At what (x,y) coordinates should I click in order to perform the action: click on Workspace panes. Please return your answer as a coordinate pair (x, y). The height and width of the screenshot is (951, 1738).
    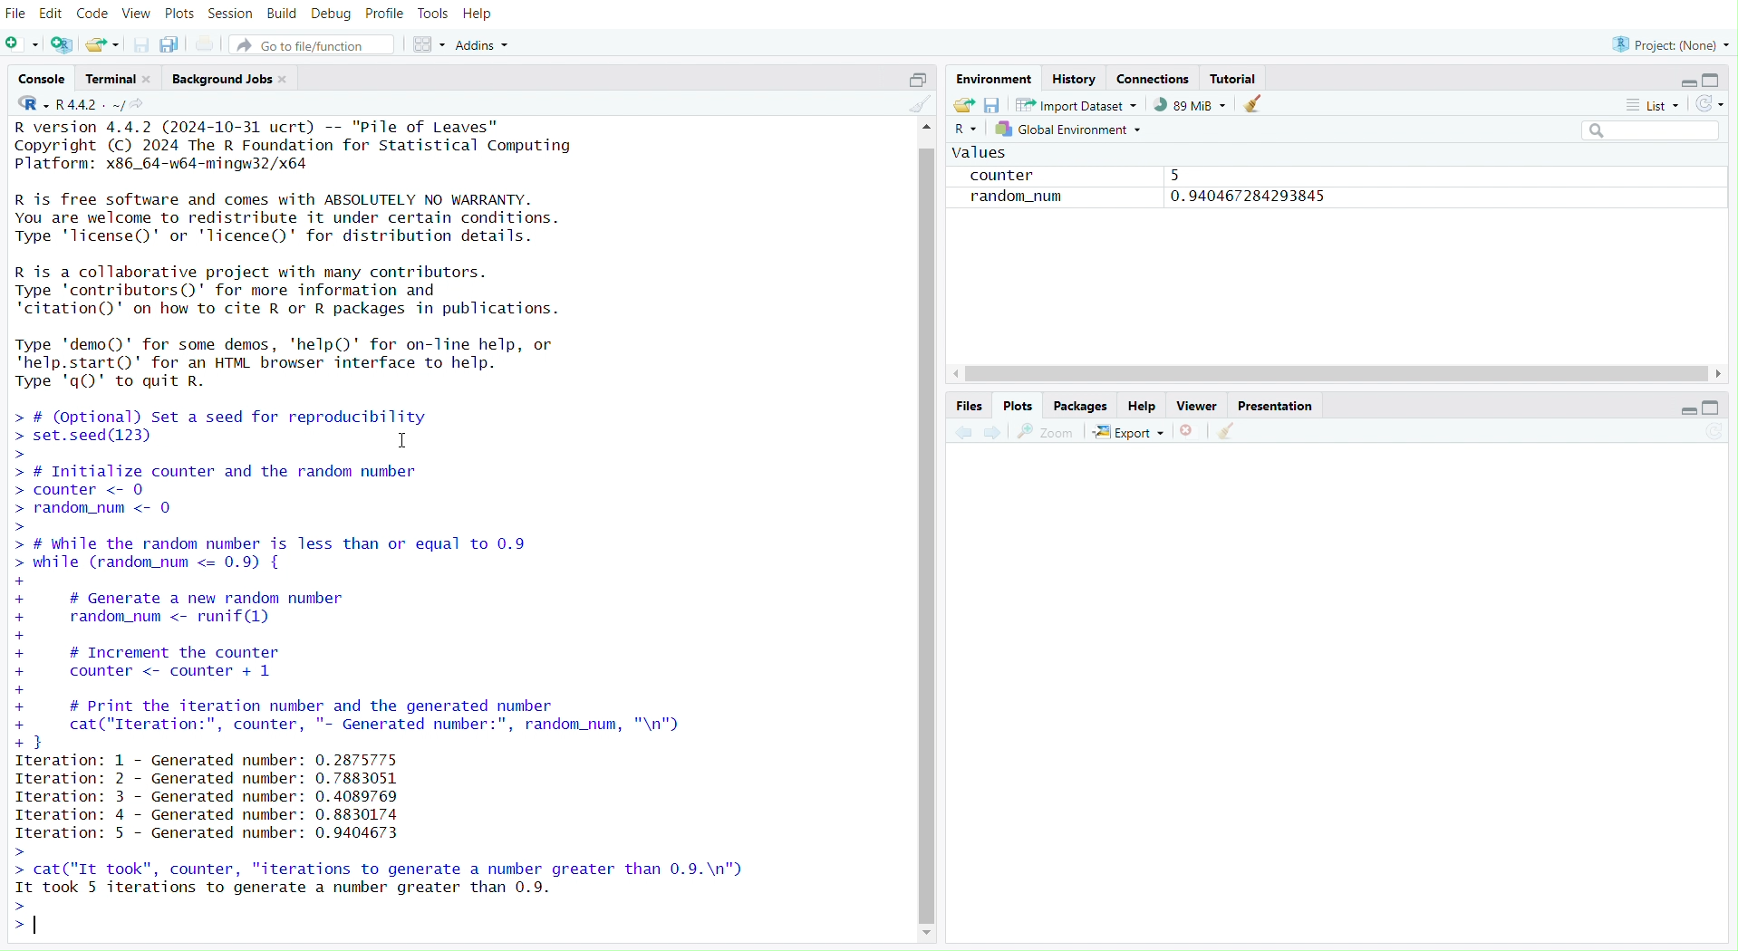
    Looking at the image, I should click on (429, 42).